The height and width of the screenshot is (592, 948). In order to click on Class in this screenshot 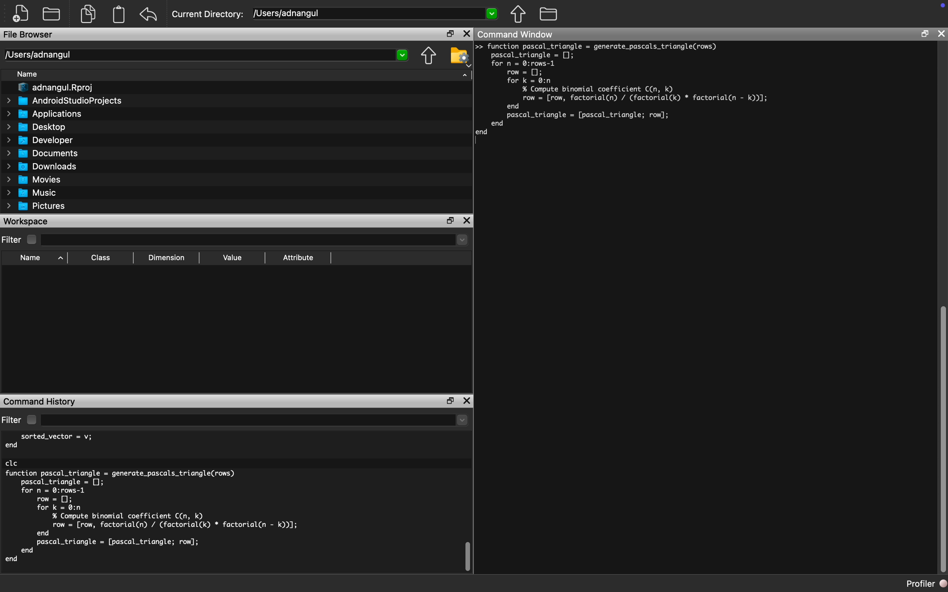, I will do `click(101, 257)`.